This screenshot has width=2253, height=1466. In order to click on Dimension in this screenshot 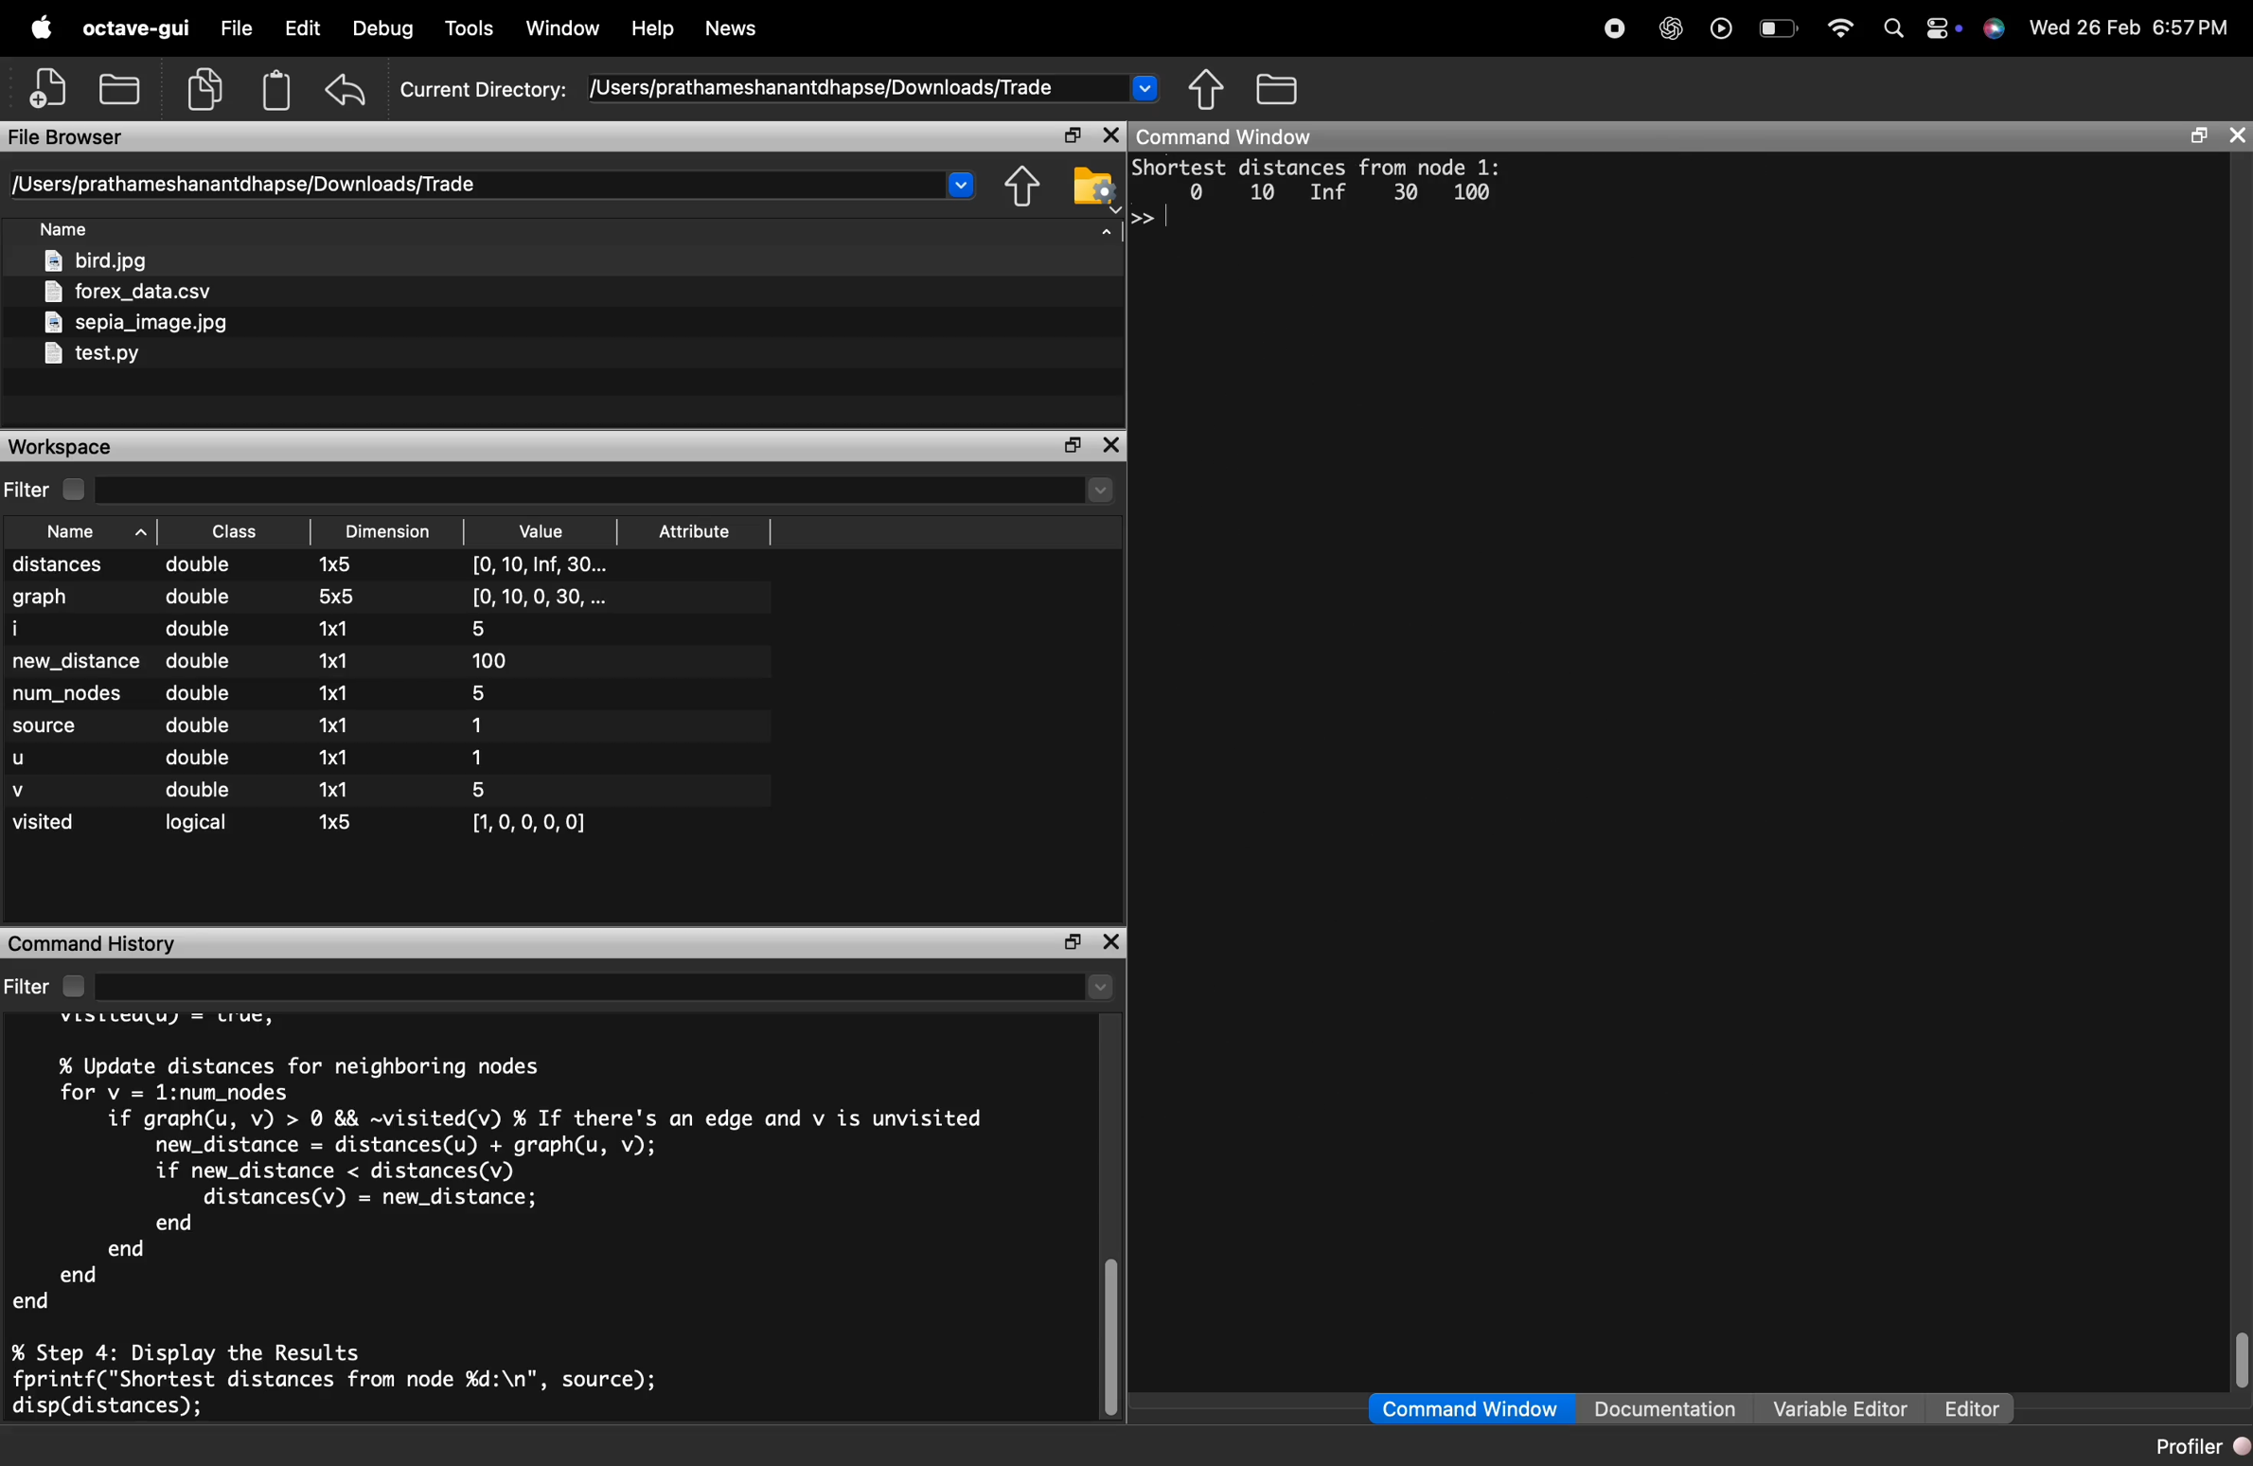, I will do `click(374, 695)`.